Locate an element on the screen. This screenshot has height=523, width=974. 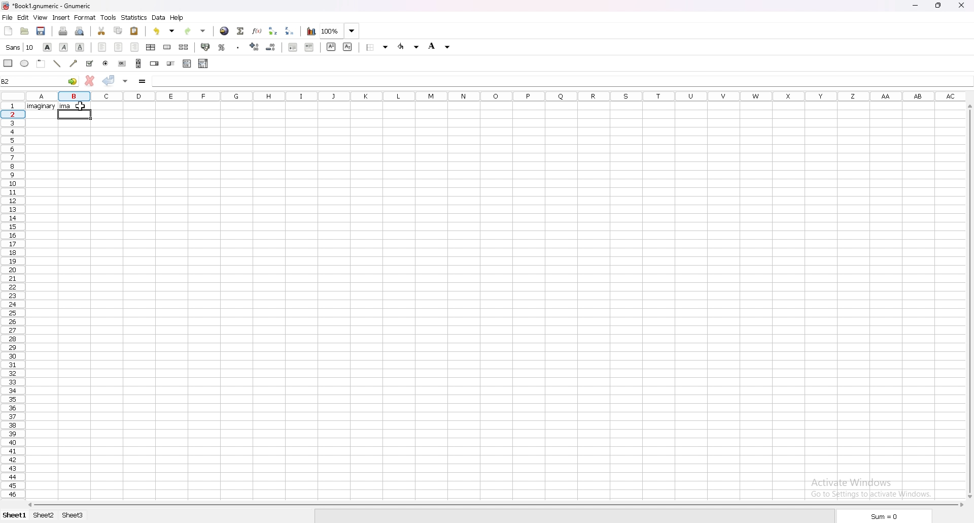
accept changes is located at coordinates (109, 80).